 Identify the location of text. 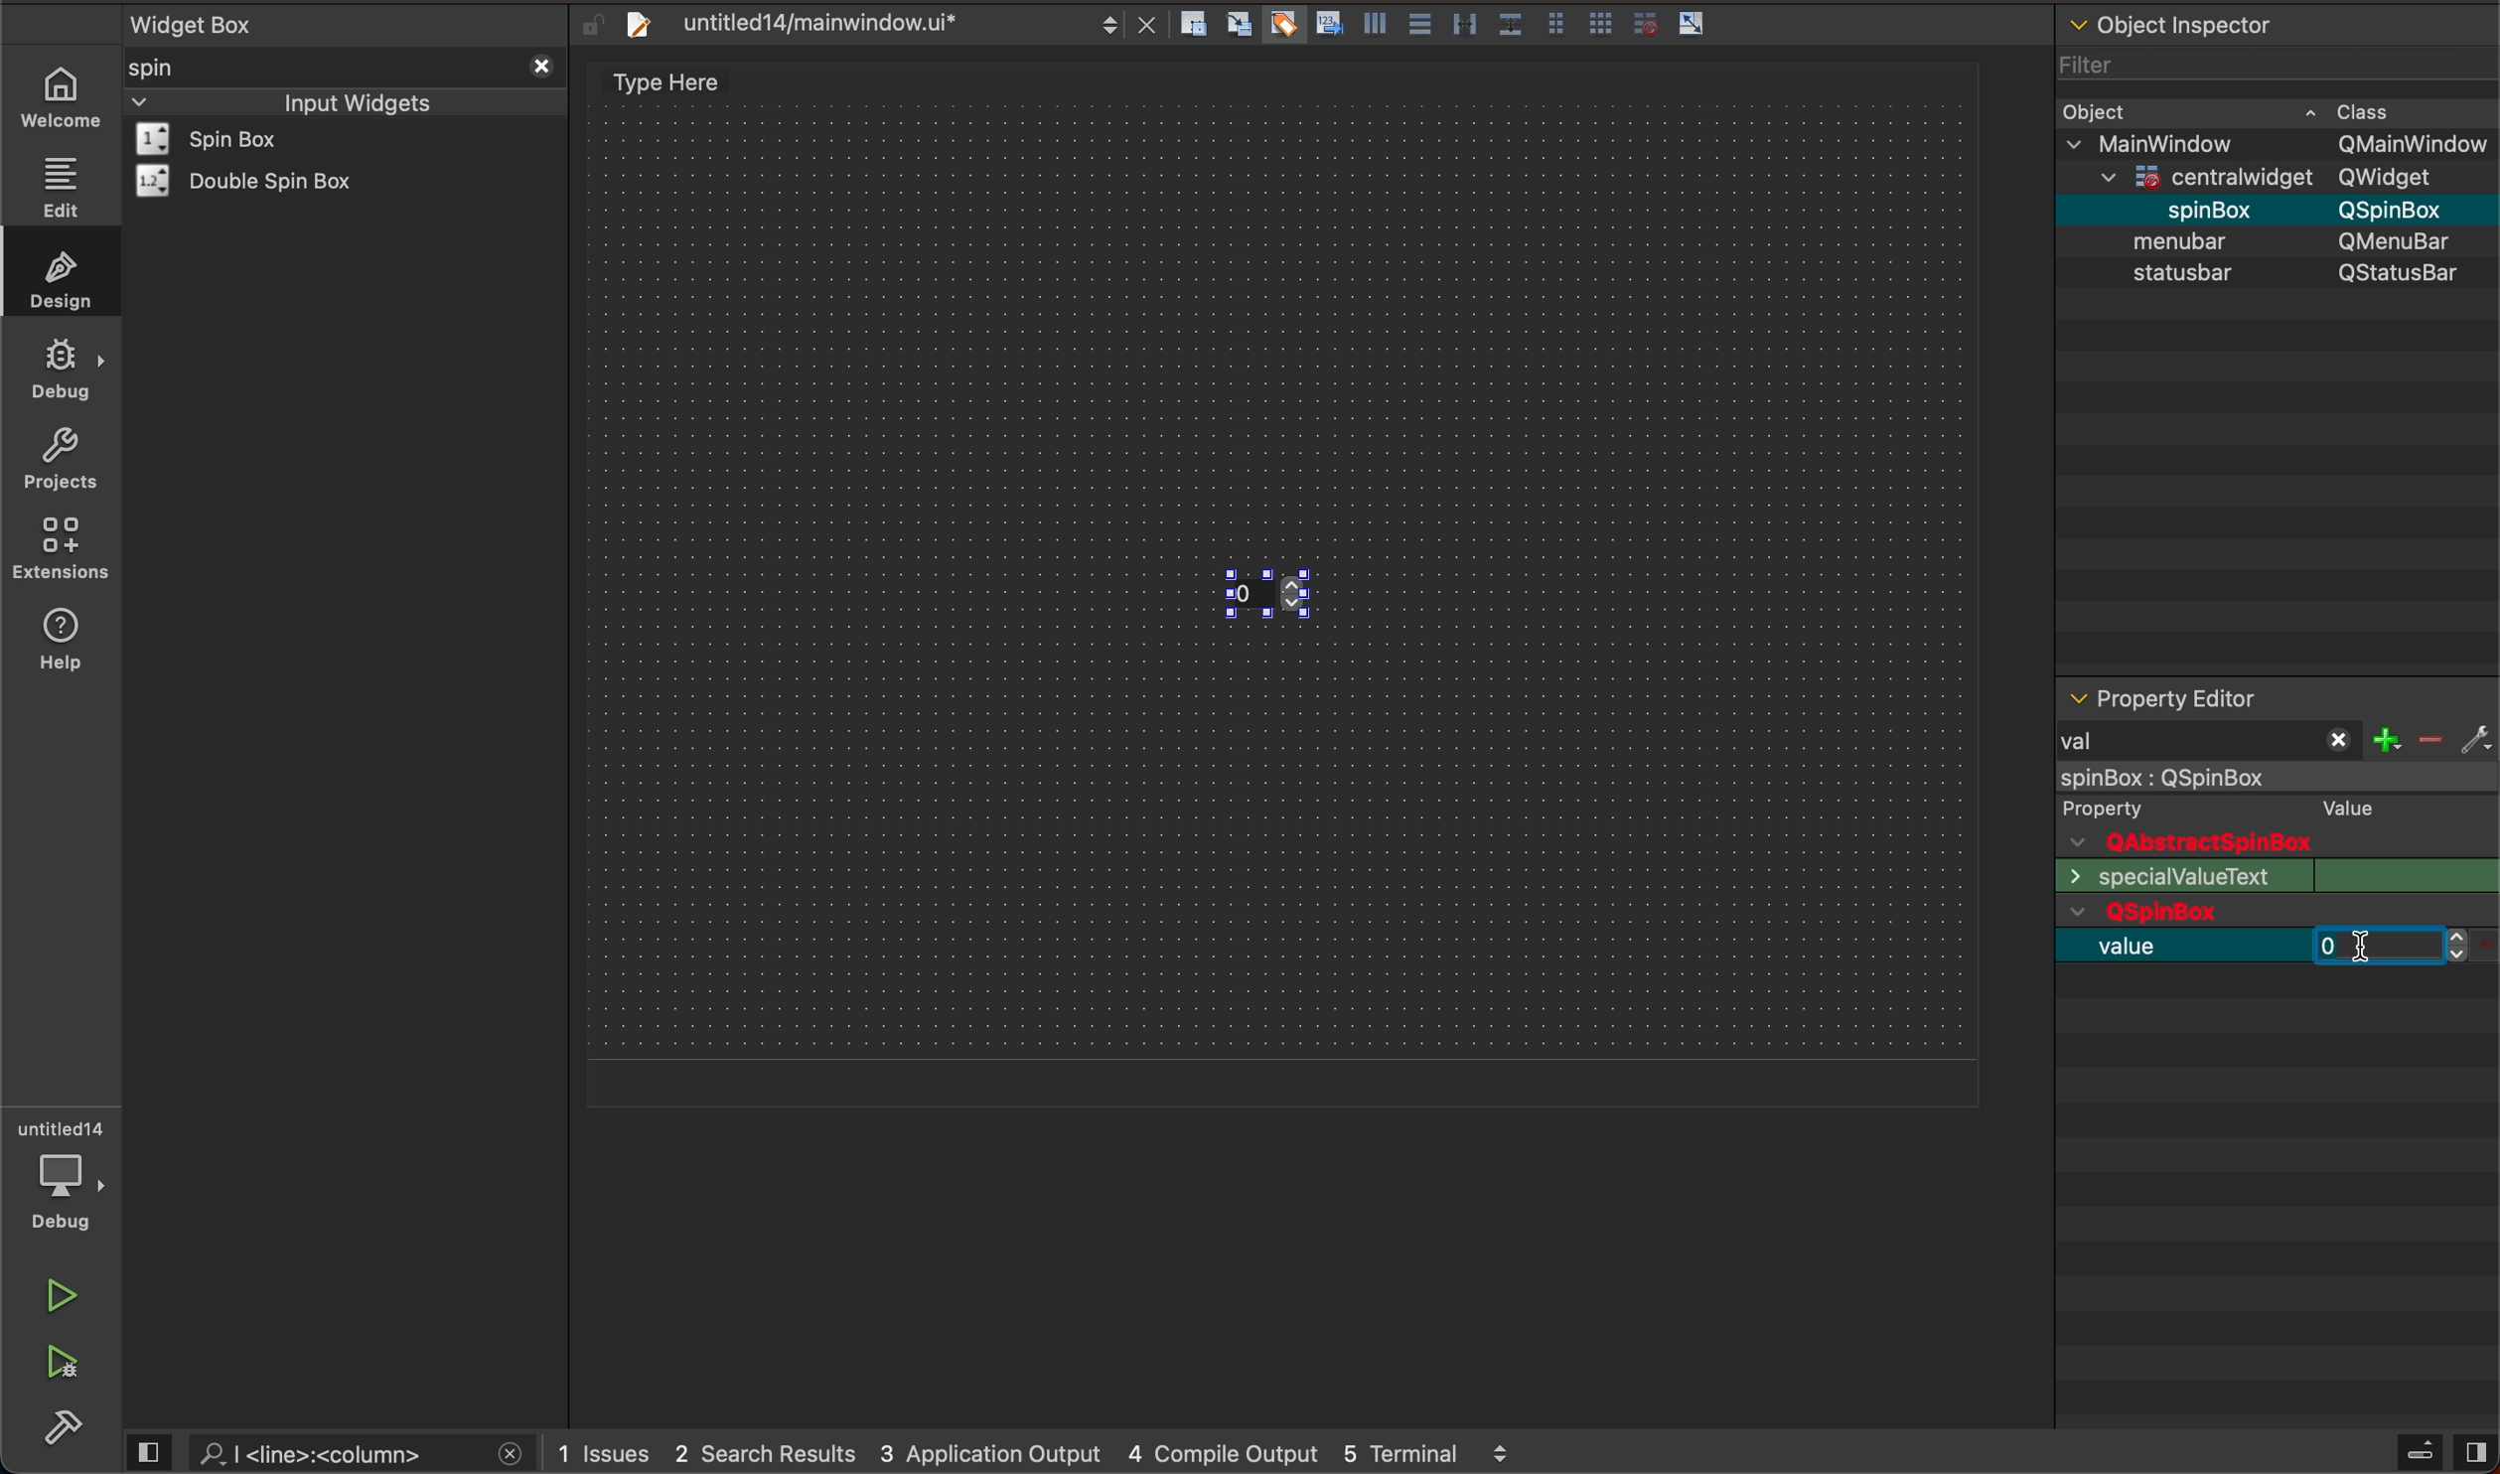
(2410, 876).